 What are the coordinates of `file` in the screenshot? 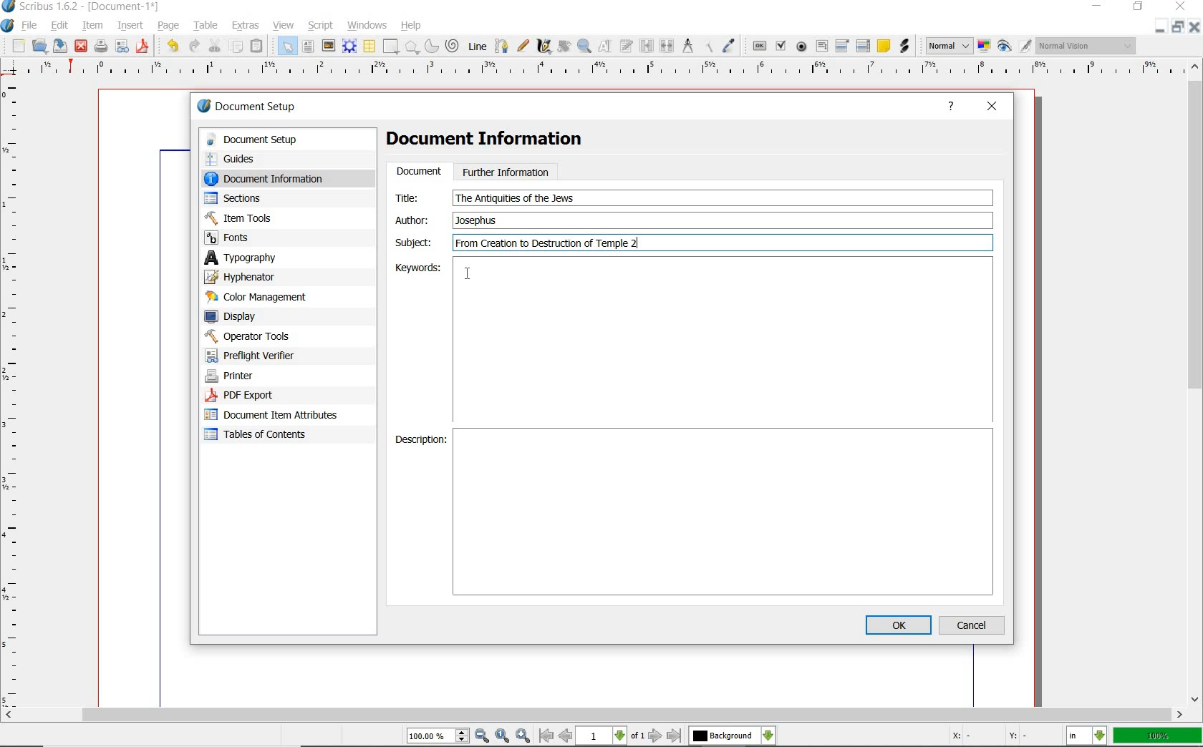 It's located at (30, 24).